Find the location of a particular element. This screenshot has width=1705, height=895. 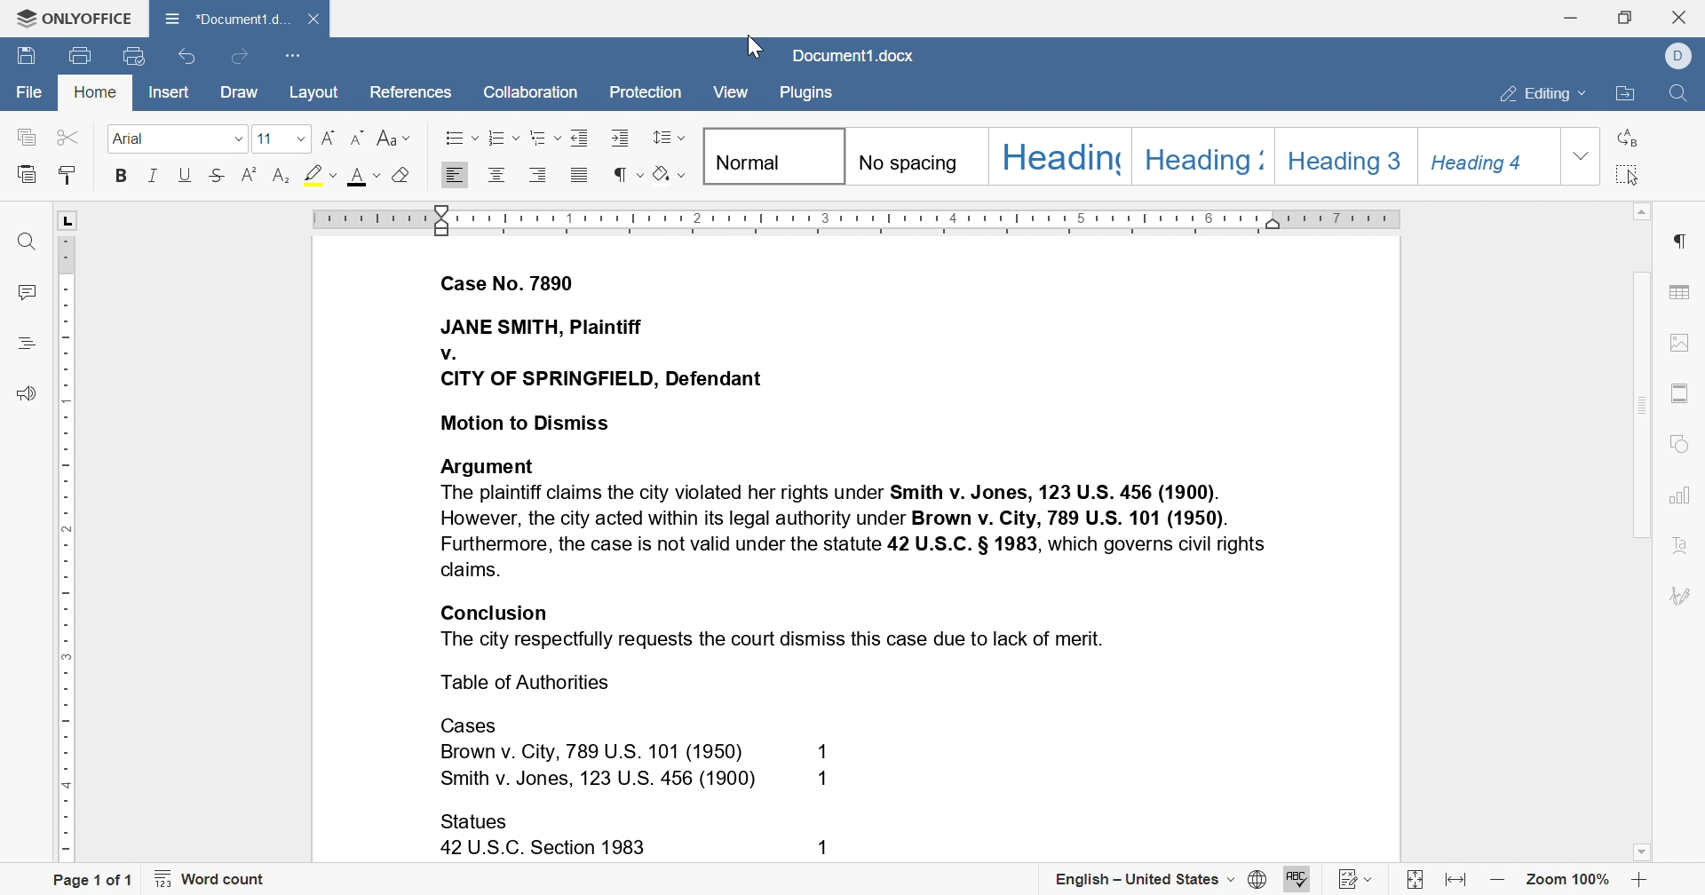

replace is located at coordinates (1629, 137).